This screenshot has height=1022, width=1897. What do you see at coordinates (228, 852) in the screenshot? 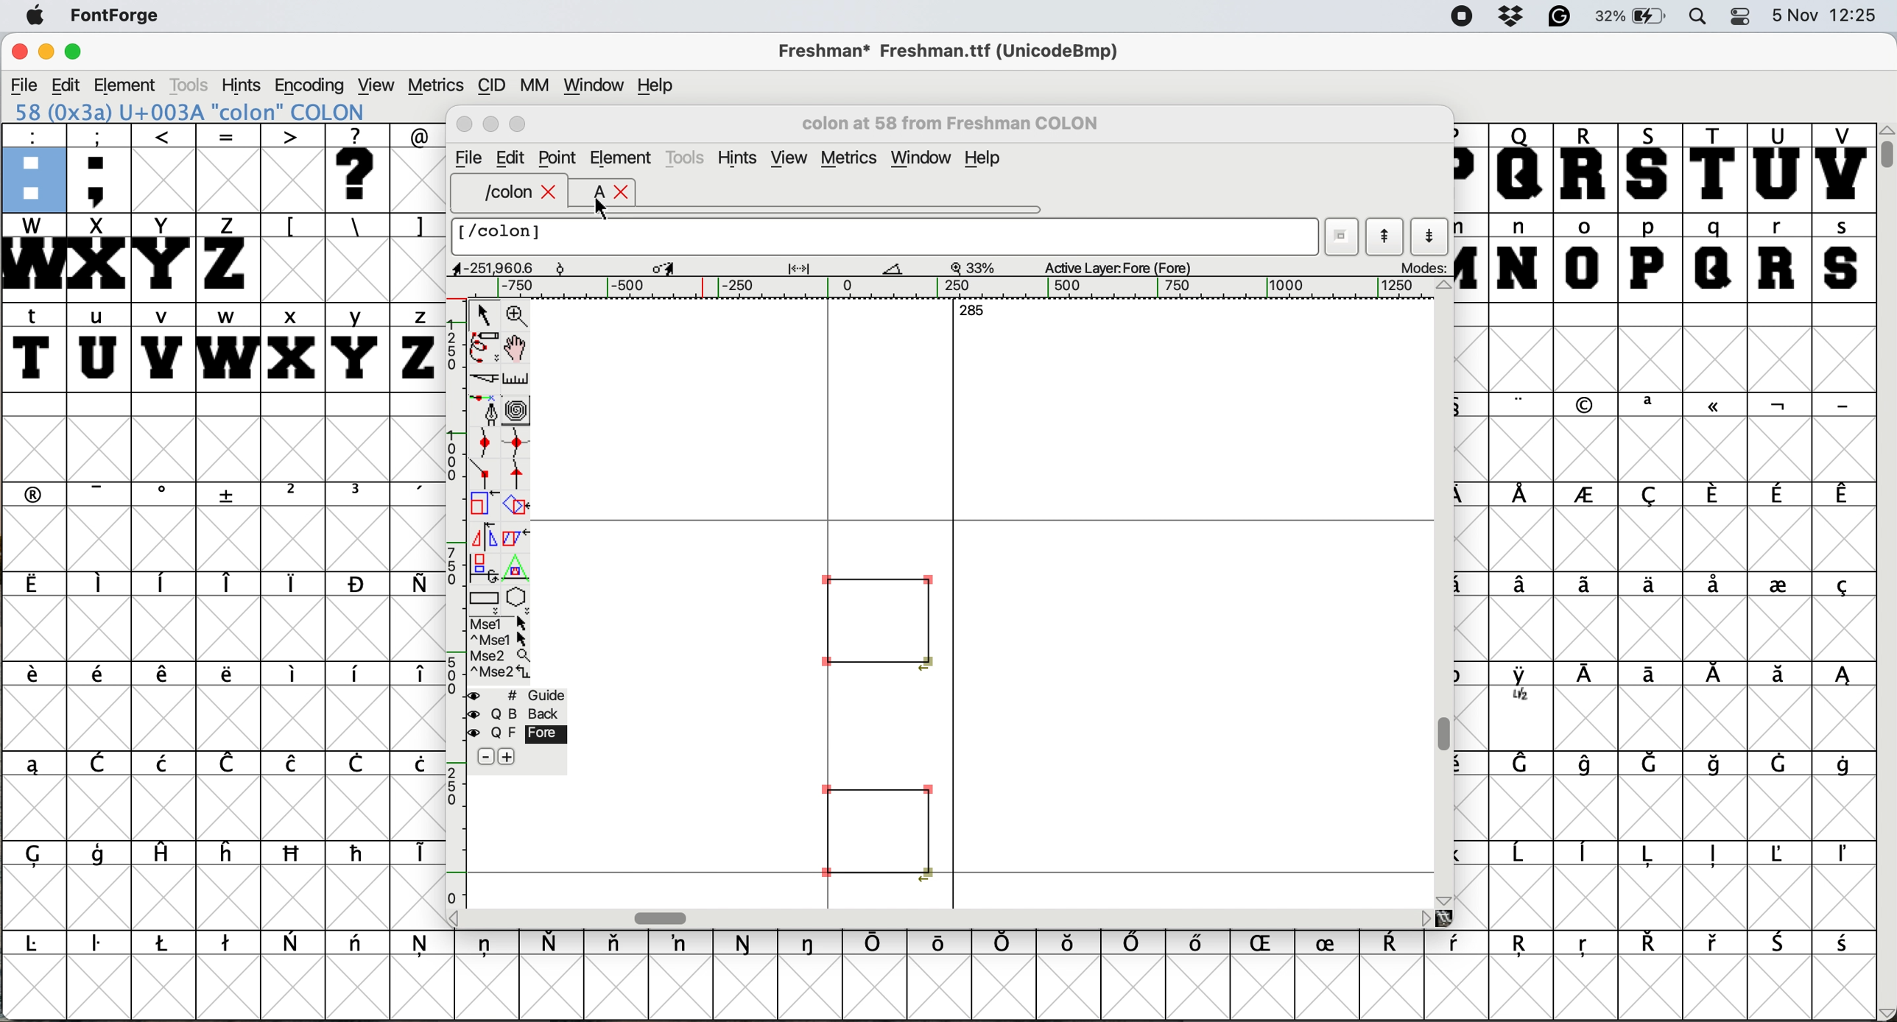
I see `symbol` at bounding box center [228, 852].